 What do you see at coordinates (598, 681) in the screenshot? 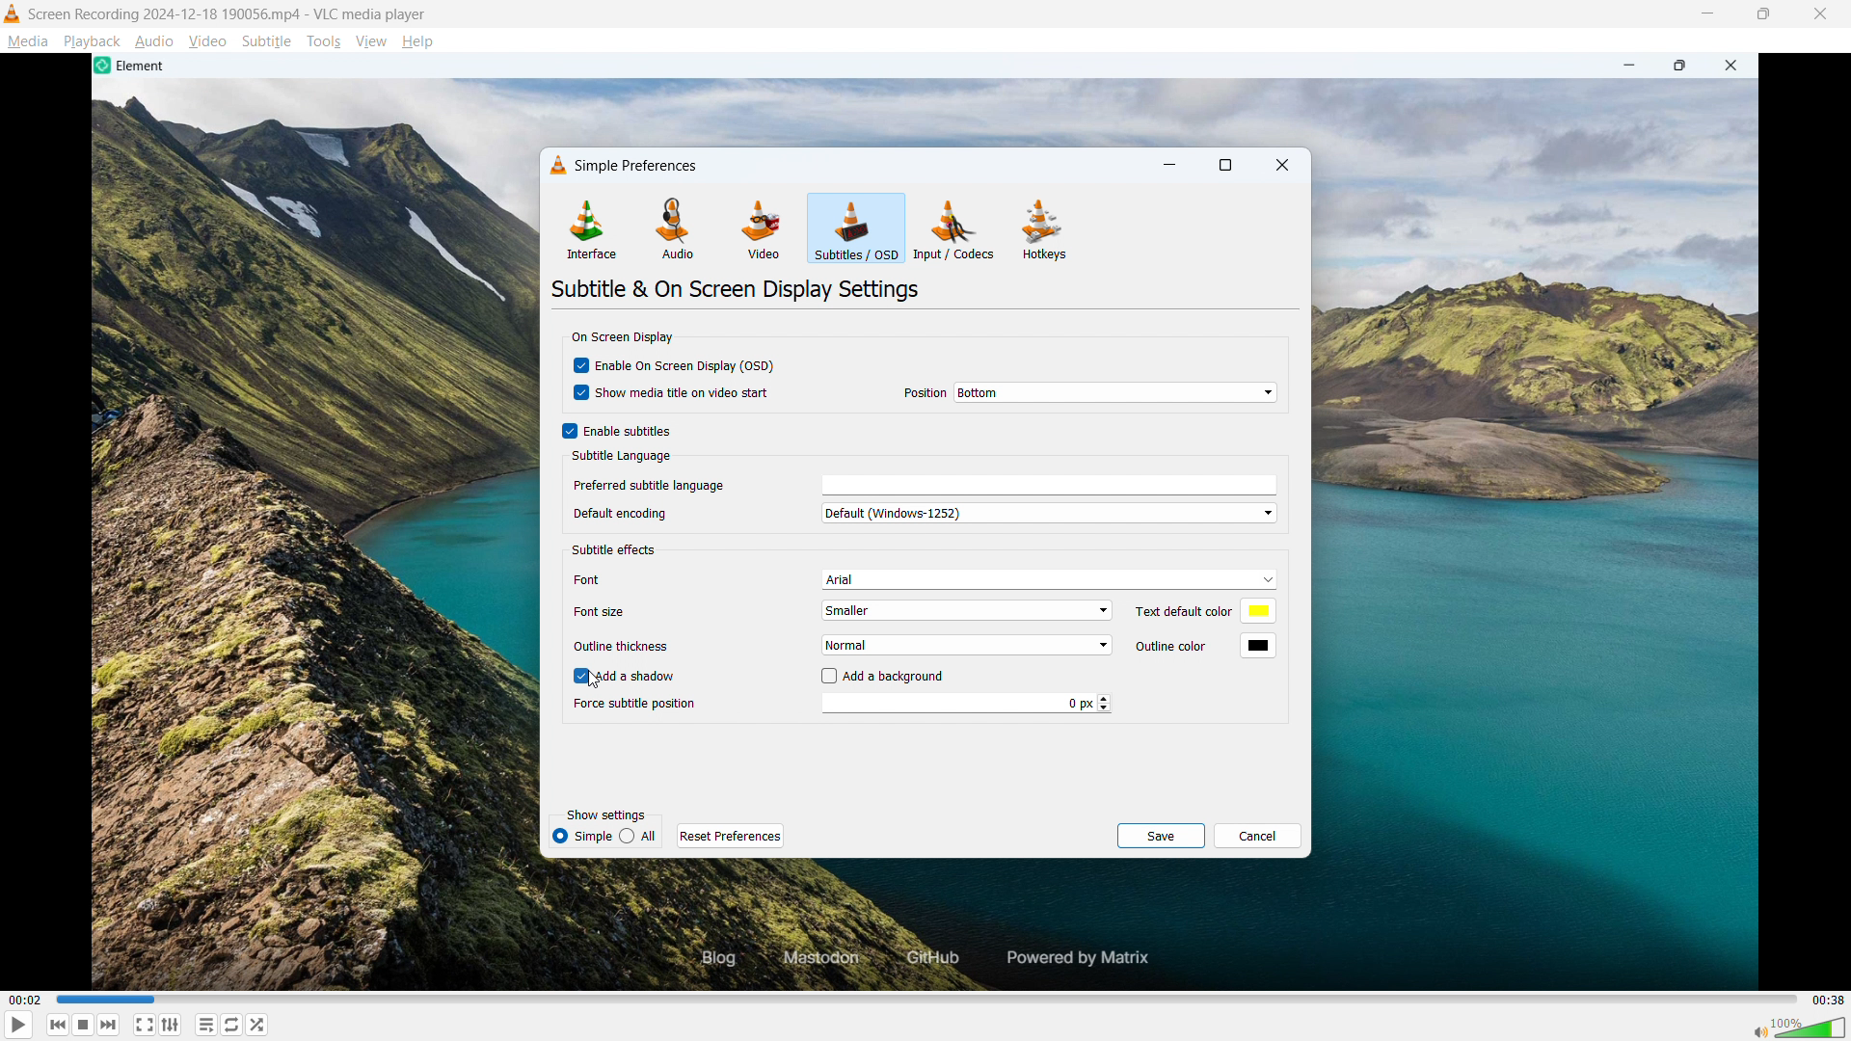
I see `Cursor` at bounding box center [598, 681].